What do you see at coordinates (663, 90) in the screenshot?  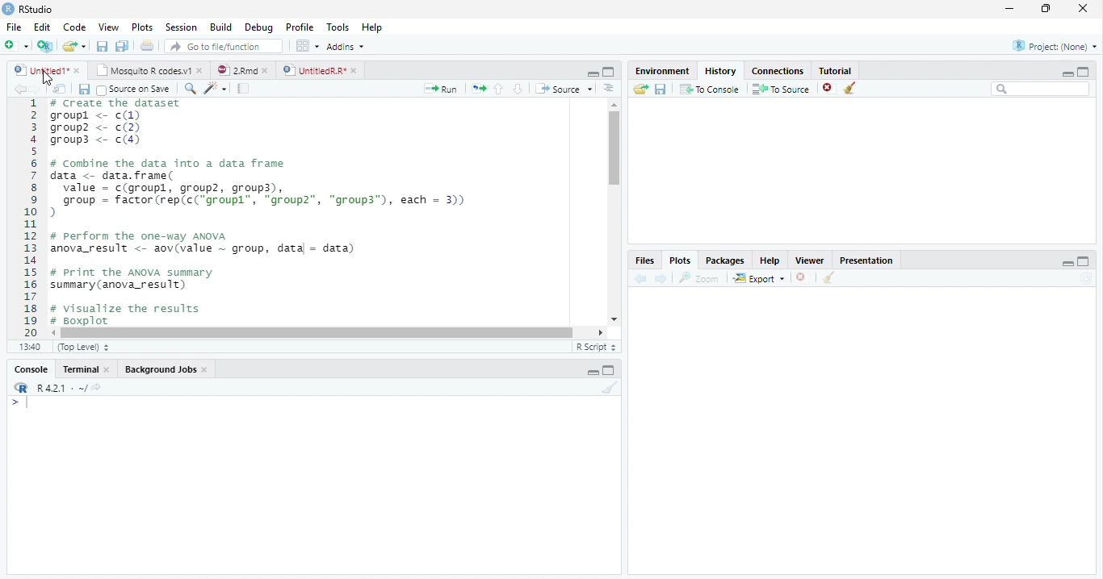 I see `Save workspace as ` at bounding box center [663, 90].